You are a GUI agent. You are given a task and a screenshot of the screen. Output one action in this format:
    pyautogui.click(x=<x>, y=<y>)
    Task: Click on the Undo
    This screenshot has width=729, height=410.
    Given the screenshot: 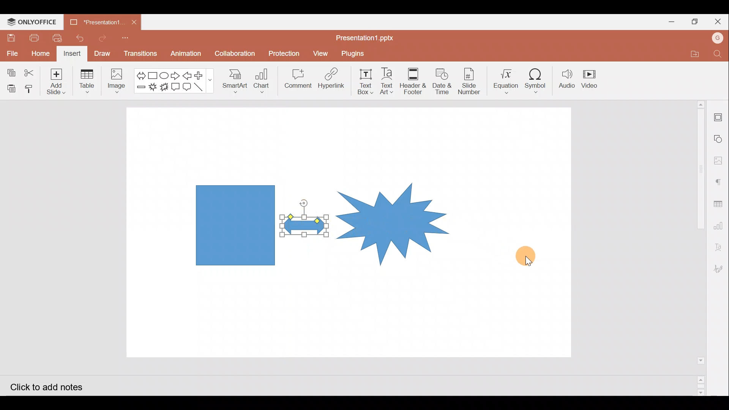 What is the action you would take?
    pyautogui.click(x=82, y=39)
    